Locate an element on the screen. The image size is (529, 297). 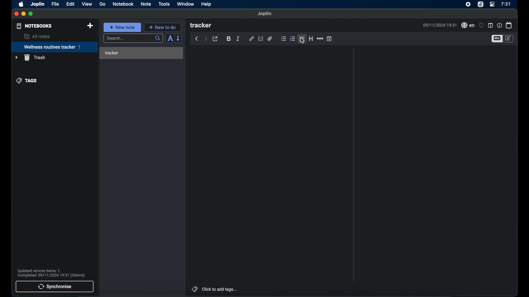
help is located at coordinates (207, 4).